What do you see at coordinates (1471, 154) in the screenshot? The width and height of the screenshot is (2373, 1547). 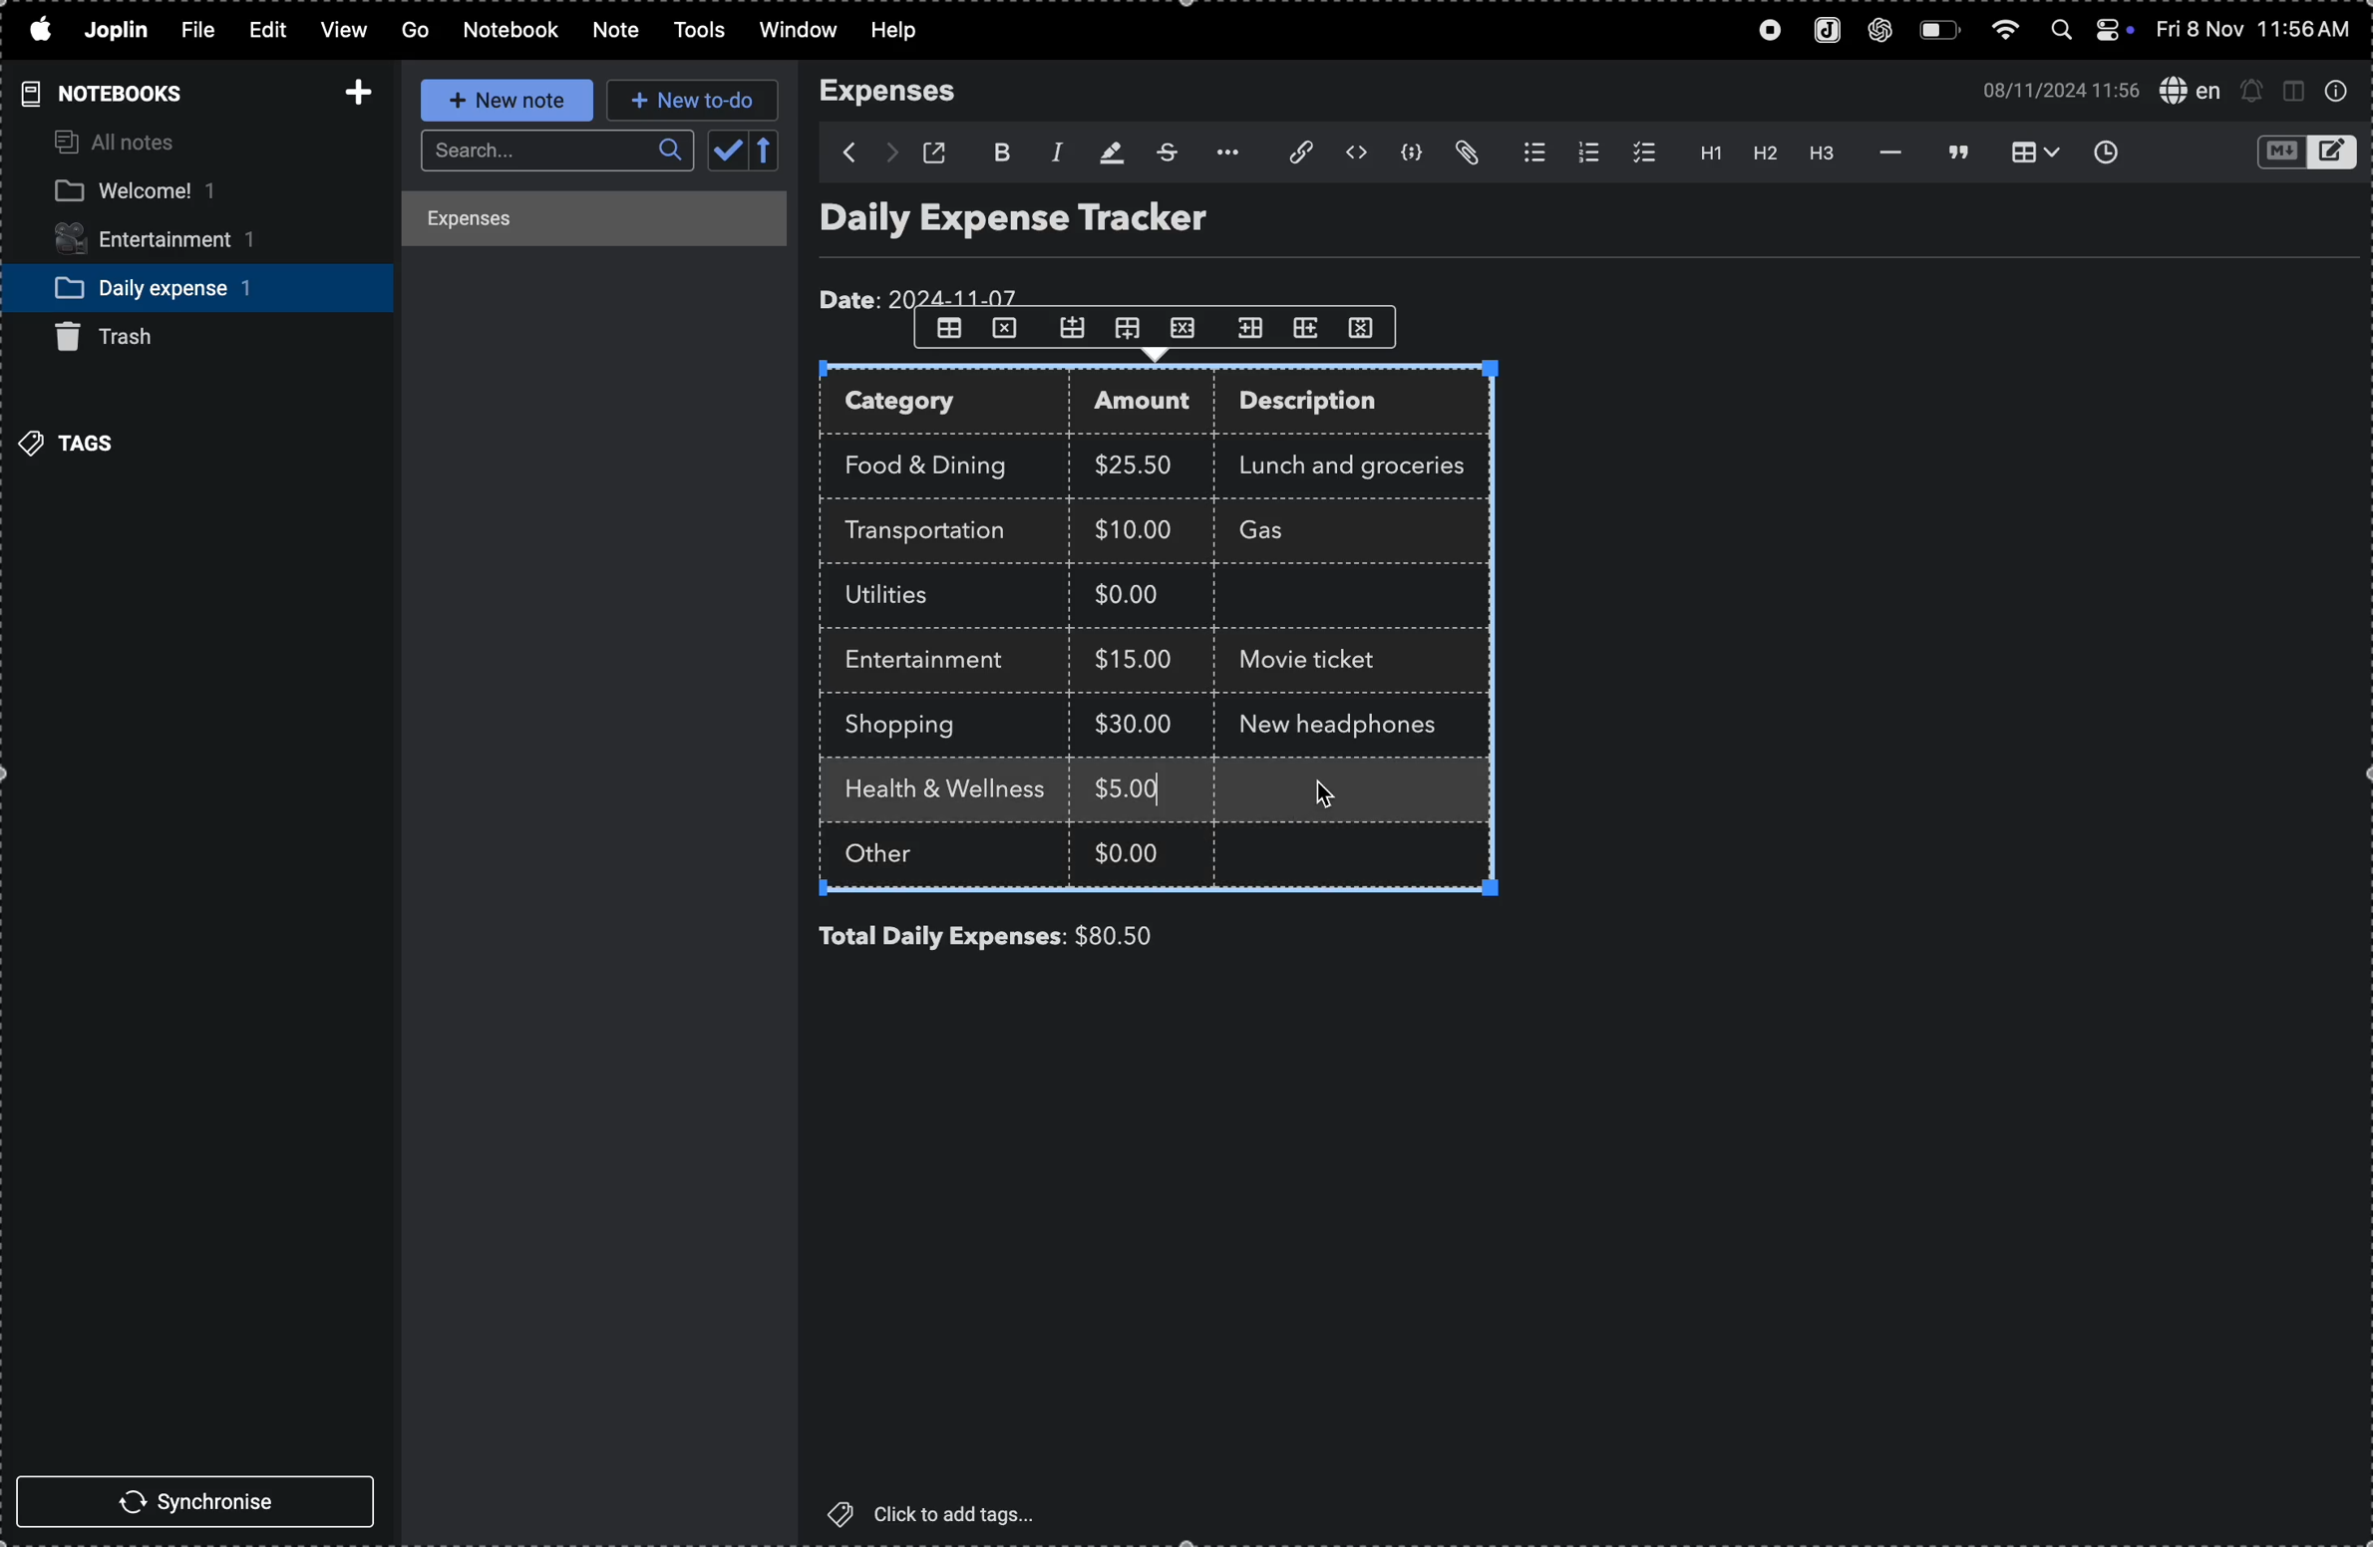 I see `attach file` at bounding box center [1471, 154].